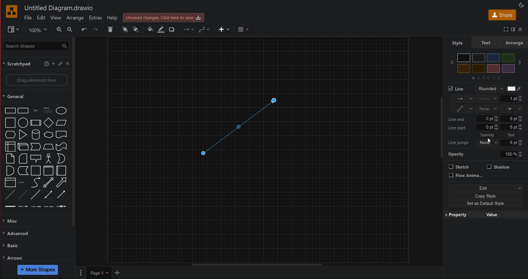 Image resolution: width=528 pixels, height=279 pixels. What do you see at coordinates (487, 154) in the screenshot?
I see `opacity` at bounding box center [487, 154].